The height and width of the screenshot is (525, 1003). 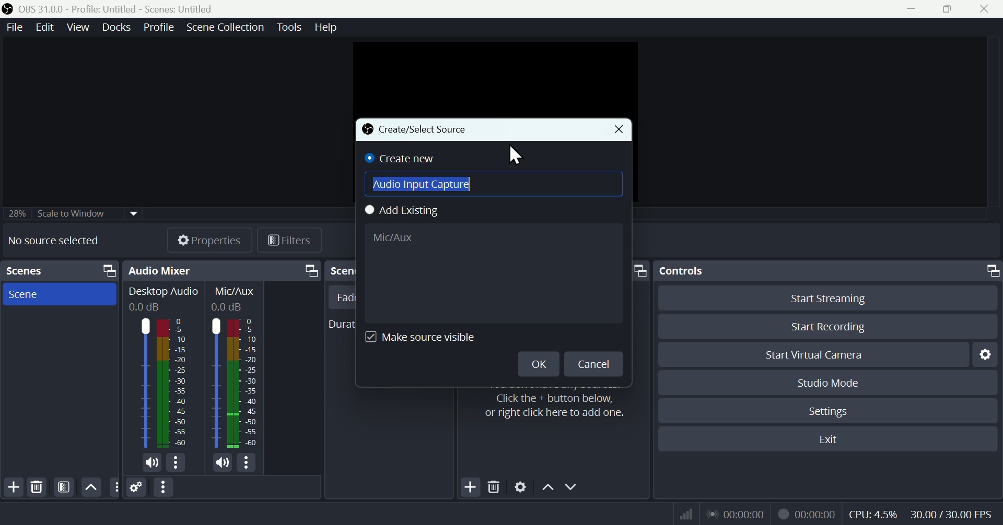 What do you see at coordinates (208, 240) in the screenshot?
I see `Properties` at bounding box center [208, 240].